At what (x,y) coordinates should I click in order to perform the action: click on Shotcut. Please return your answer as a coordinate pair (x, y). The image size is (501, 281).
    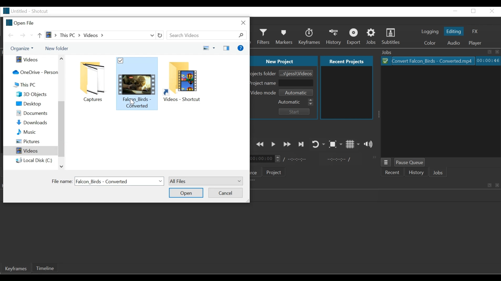
    Looking at the image, I should click on (41, 11).